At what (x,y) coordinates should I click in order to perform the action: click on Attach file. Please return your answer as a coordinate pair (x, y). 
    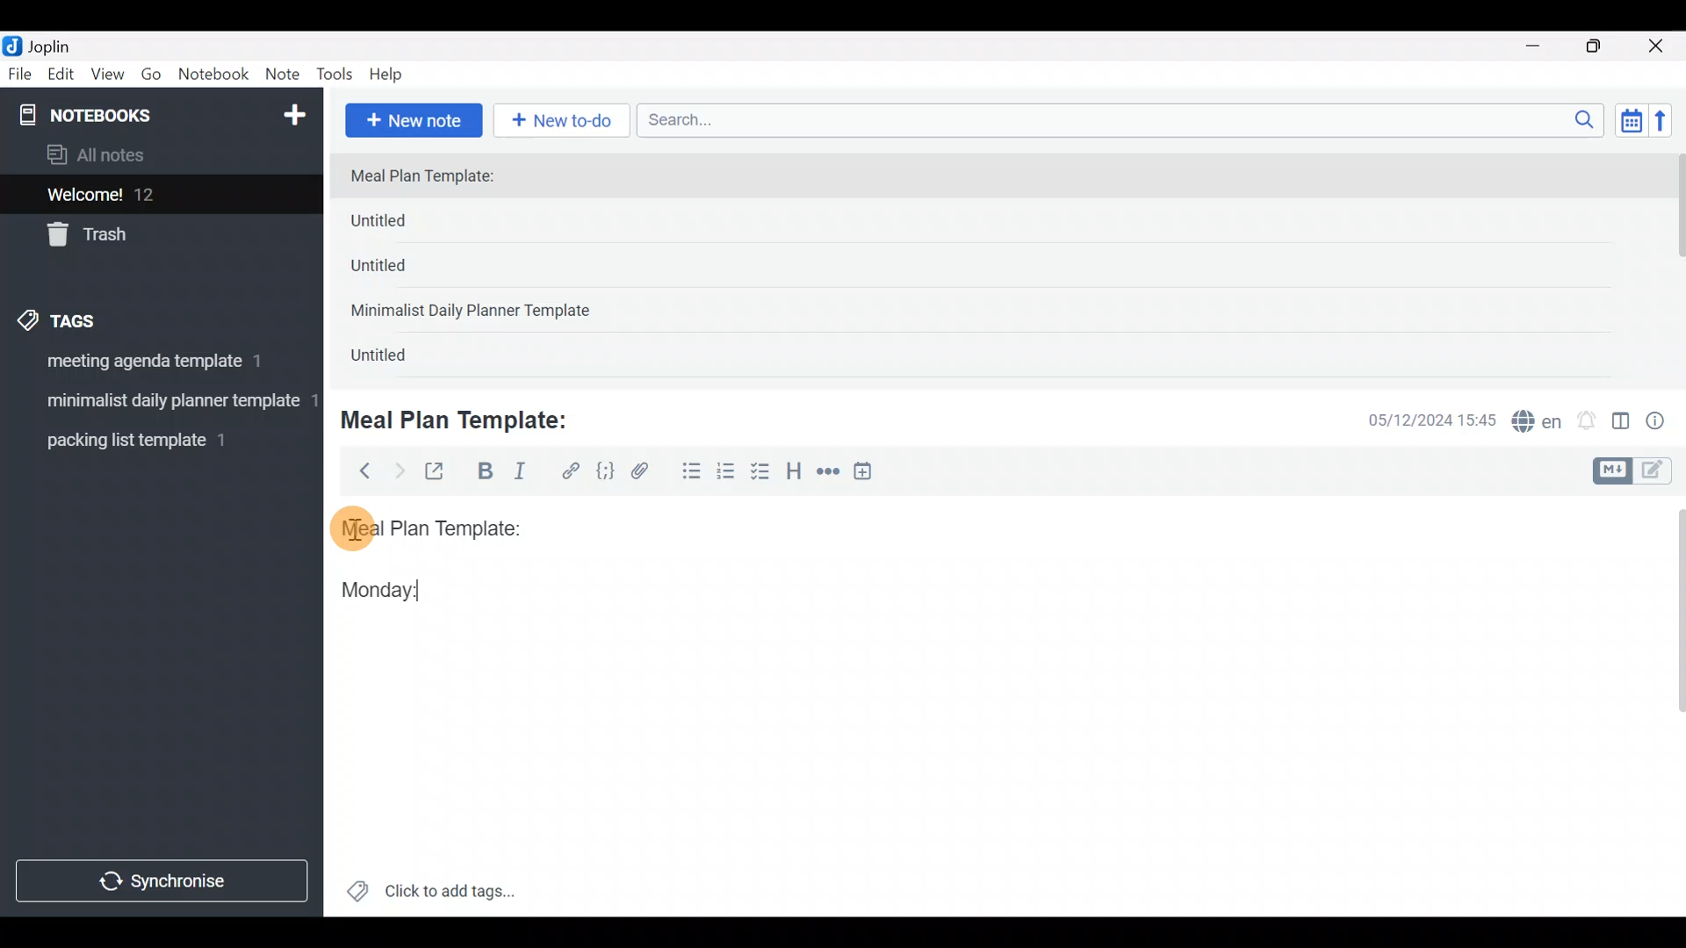
    Looking at the image, I should click on (645, 473).